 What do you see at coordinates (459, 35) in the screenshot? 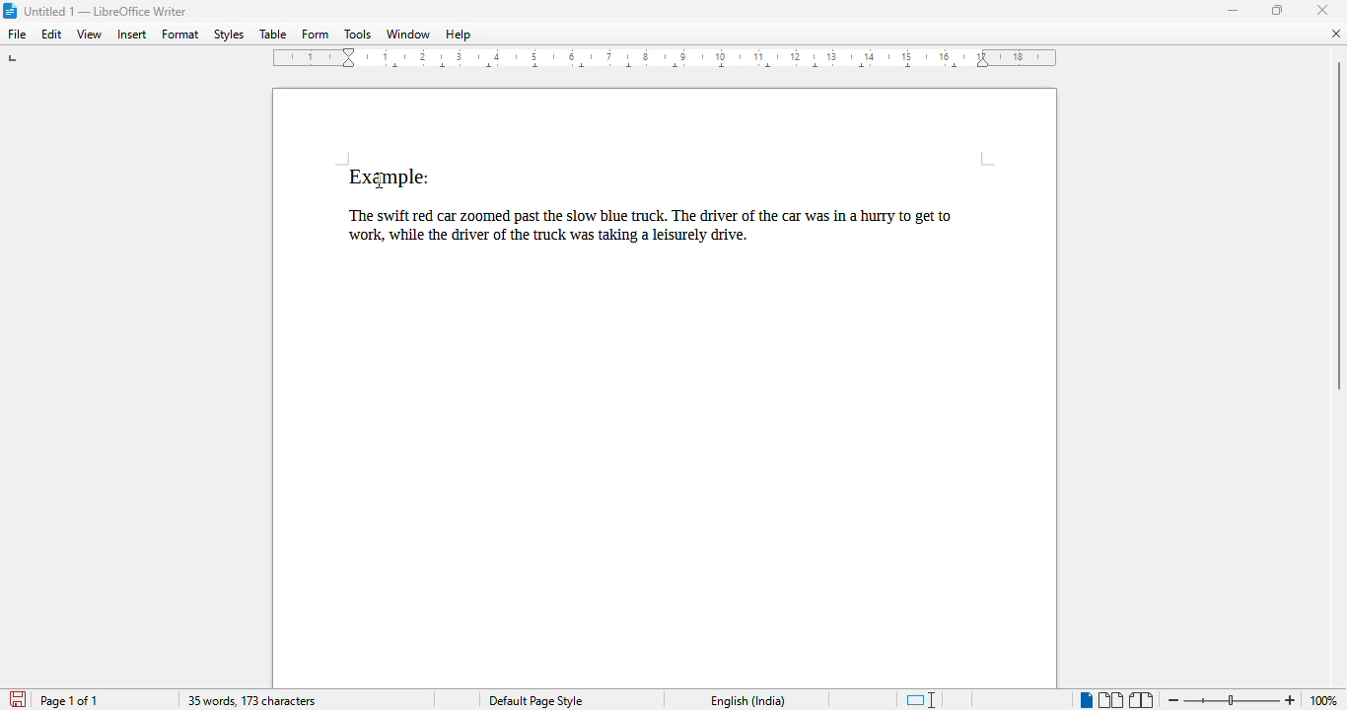
I see `help` at bounding box center [459, 35].